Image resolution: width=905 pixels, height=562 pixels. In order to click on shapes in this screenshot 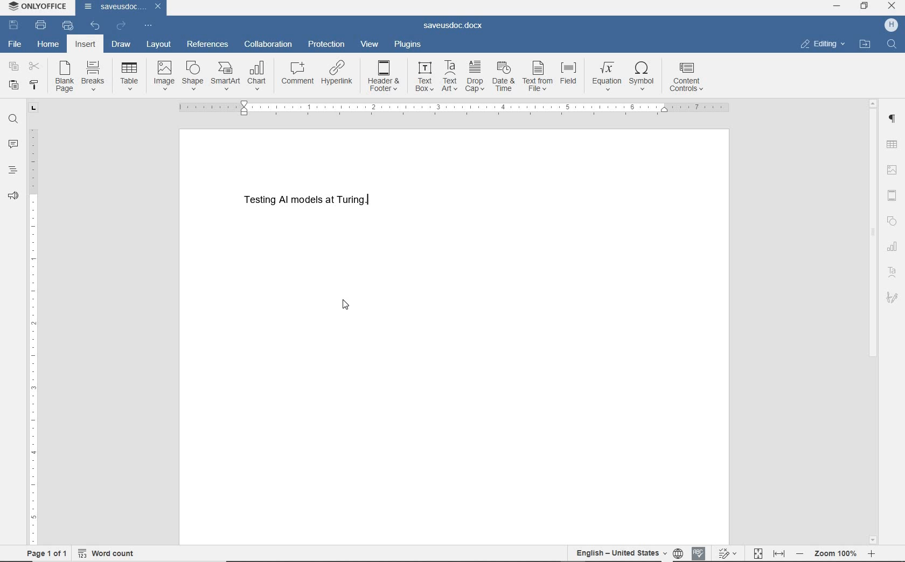, I will do `click(192, 76)`.